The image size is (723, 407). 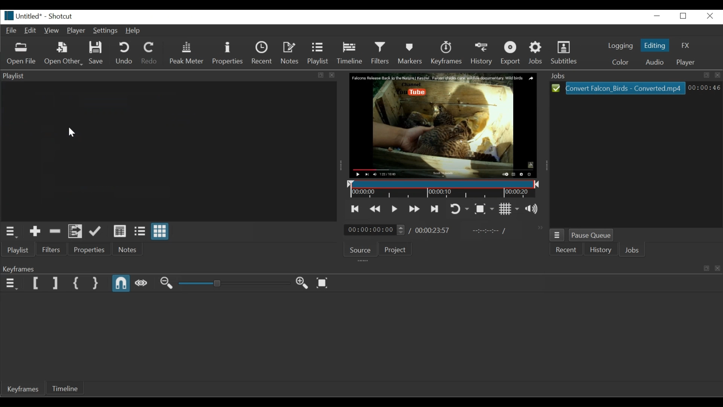 I want to click on Open Other, so click(x=63, y=54).